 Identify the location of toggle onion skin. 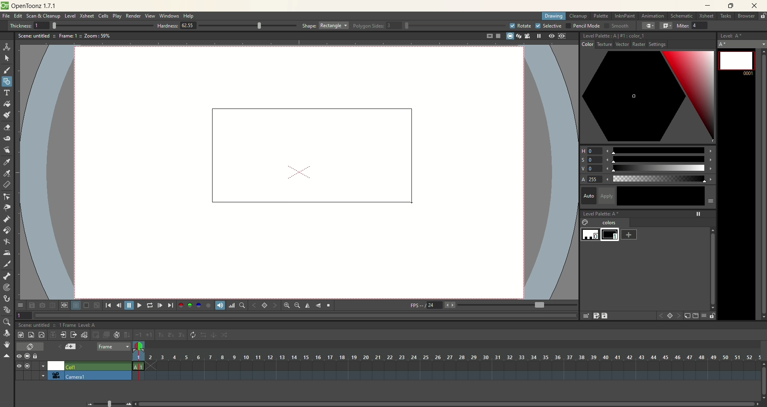
(138, 347).